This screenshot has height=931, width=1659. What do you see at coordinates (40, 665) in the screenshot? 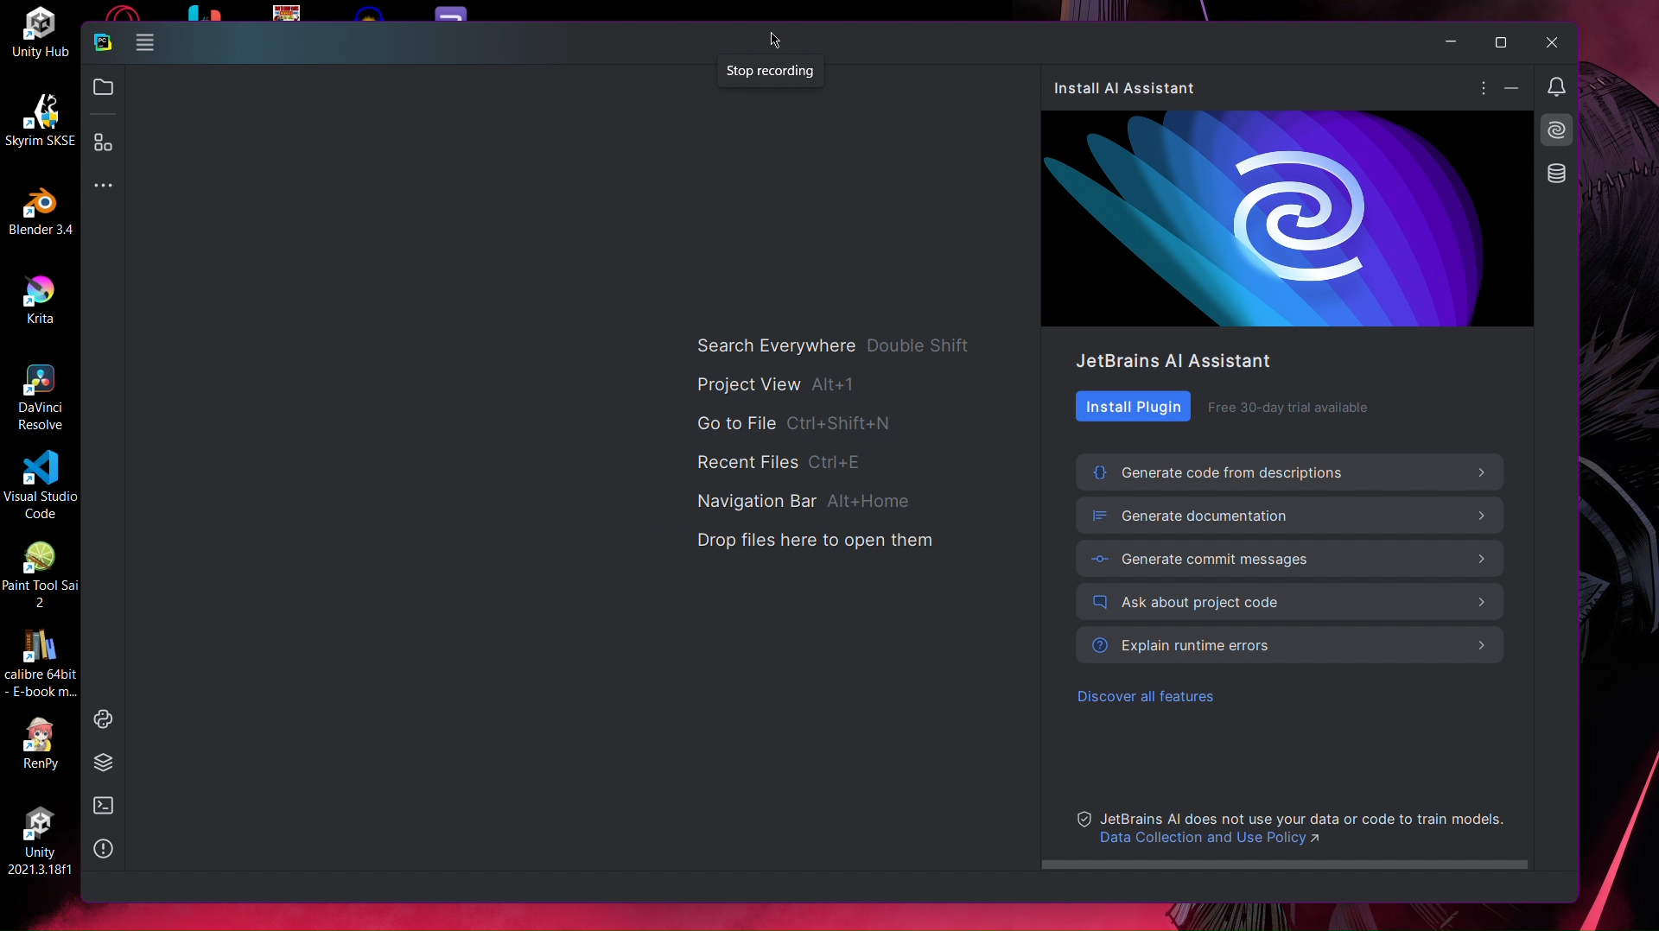
I see `Calibre 64bit` at bounding box center [40, 665].